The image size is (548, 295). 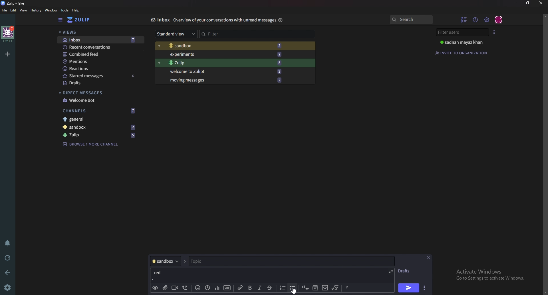 I want to click on Voice call, so click(x=186, y=288).